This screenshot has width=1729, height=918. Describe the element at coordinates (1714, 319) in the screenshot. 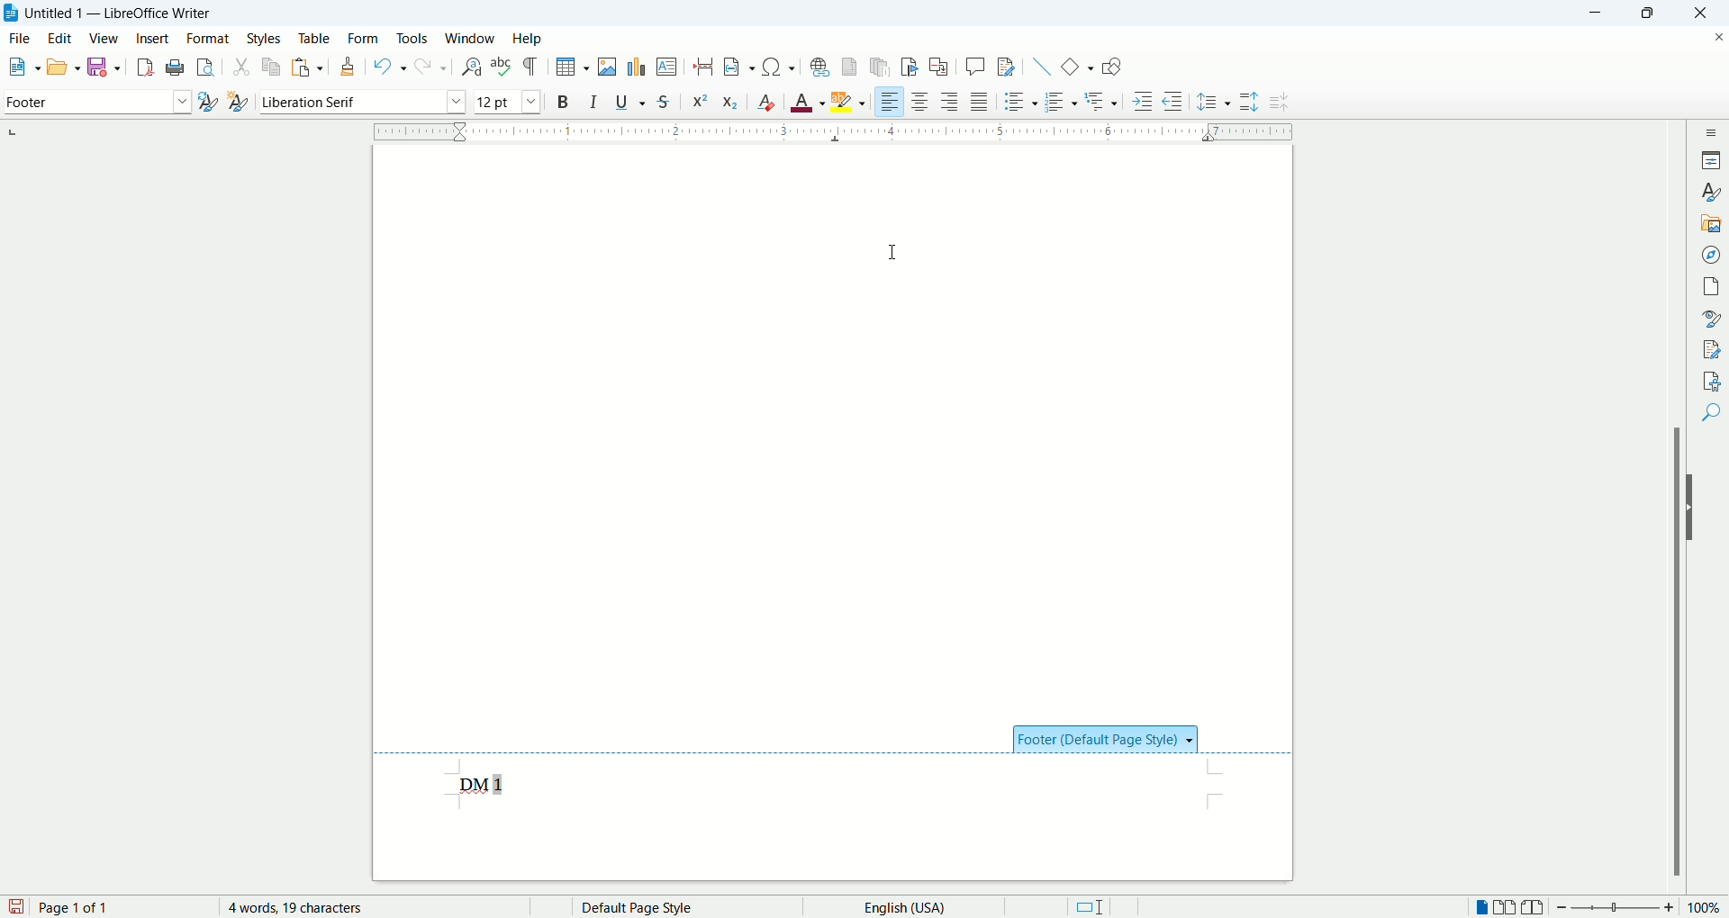

I see `style inspector` at that location.